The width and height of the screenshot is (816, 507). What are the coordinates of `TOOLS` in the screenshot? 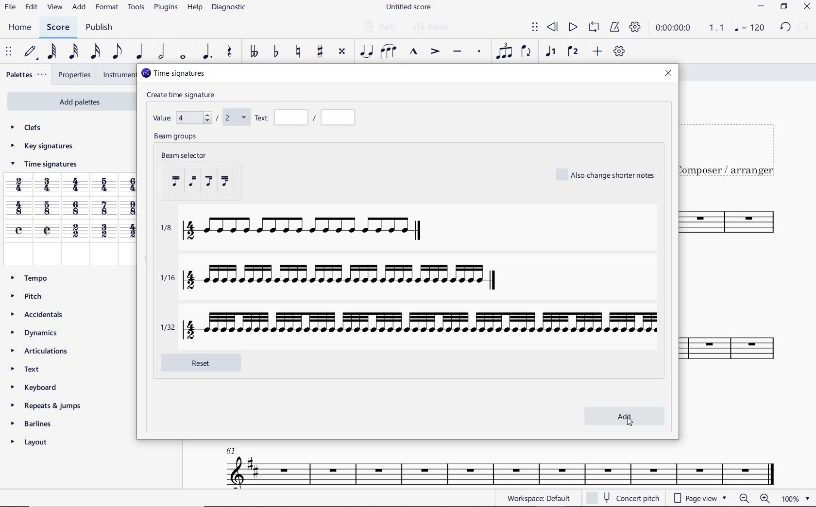 It's located at (135, 7).